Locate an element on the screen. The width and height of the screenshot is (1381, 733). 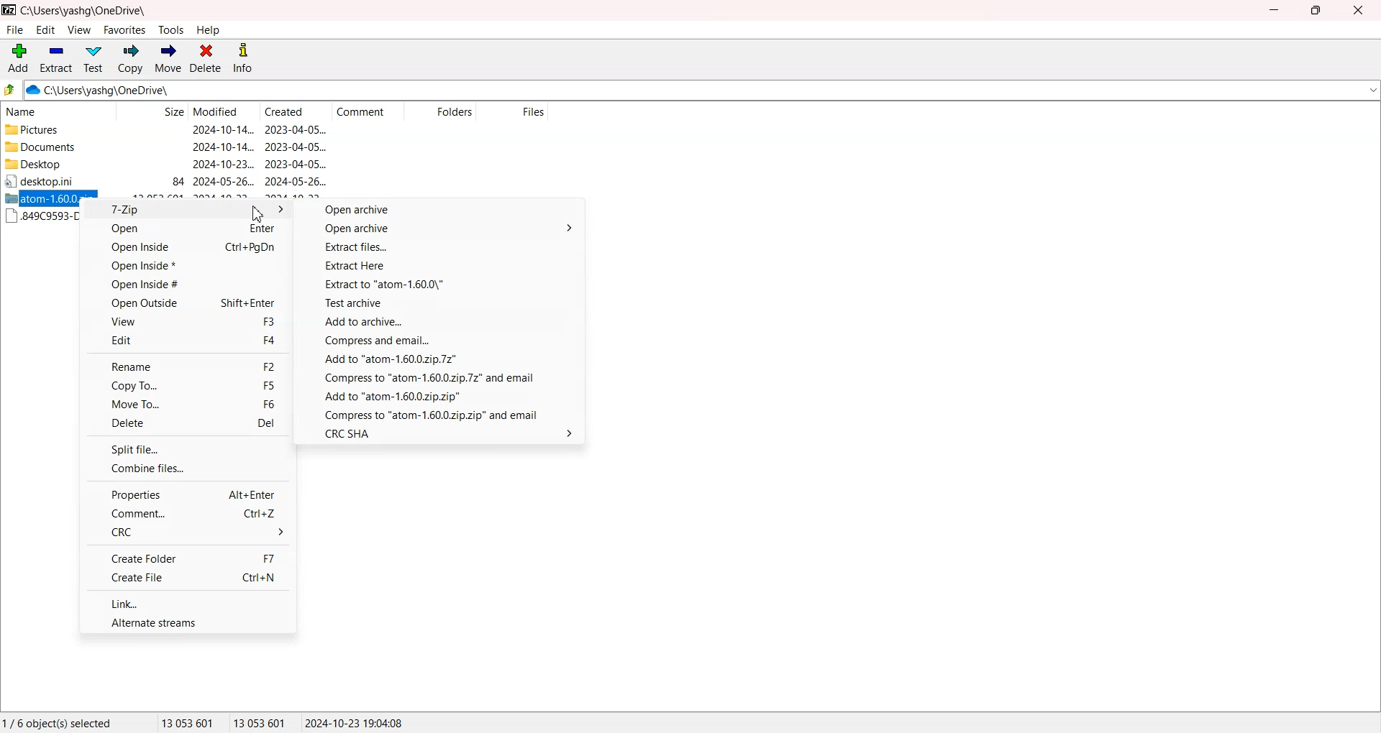
Add to archive is located at coordinates (442, 323).